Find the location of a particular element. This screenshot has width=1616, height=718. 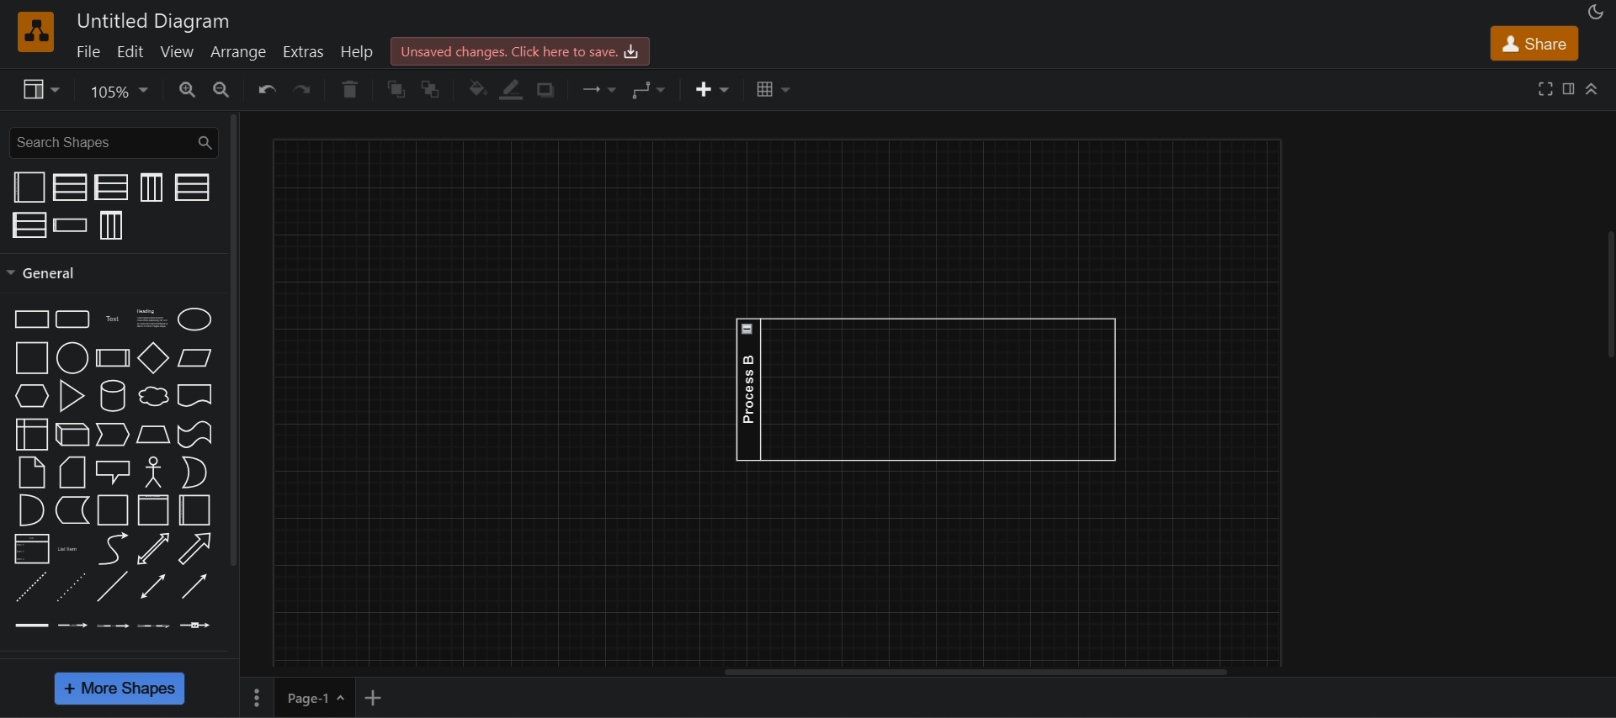

dotted line is located at coordinates (70, 587).